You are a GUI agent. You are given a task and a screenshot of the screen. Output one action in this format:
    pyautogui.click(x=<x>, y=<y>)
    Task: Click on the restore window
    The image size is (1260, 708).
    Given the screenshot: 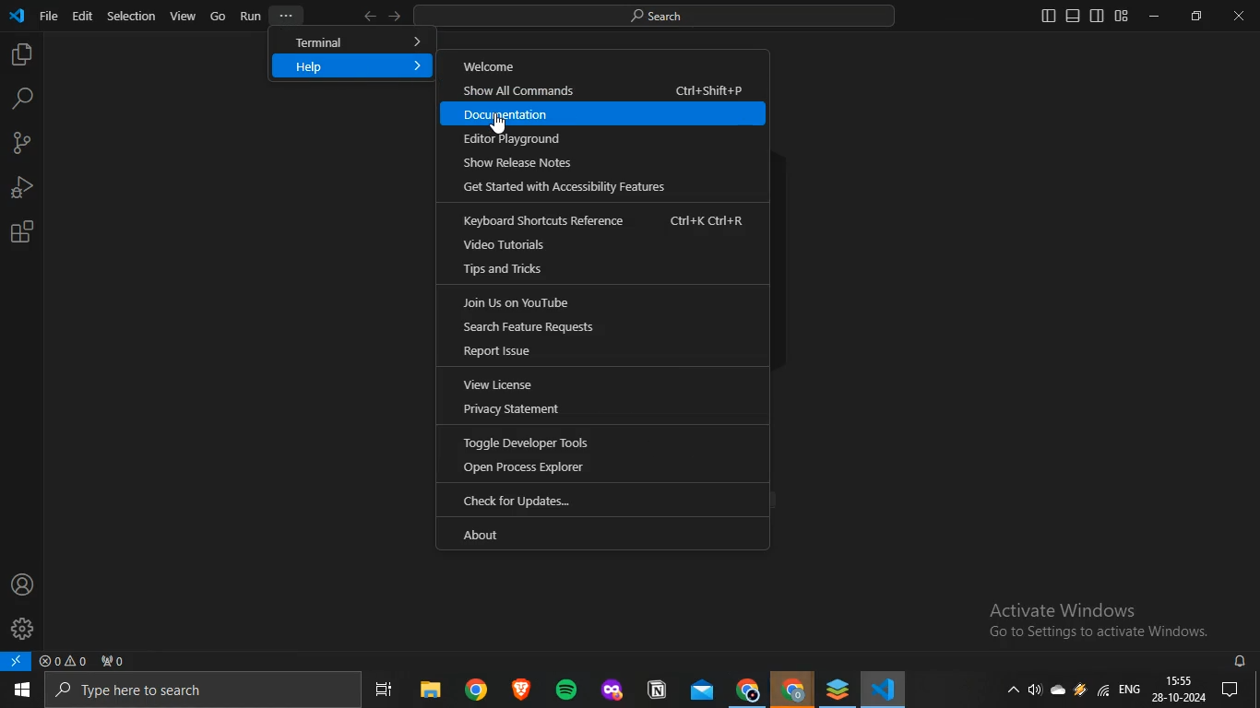 What is the action you would take?
    pyautogui.click(x=1196, y=15)
    